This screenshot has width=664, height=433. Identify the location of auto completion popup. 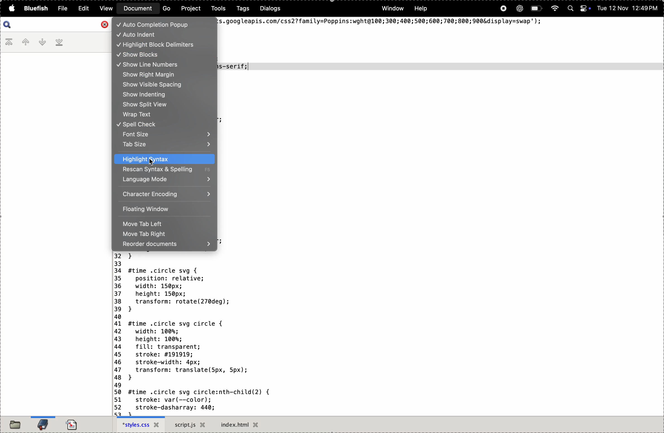
(161, 25).